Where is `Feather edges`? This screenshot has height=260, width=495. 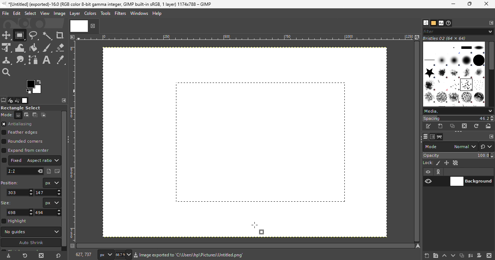 Feather edges is located at coordinates (25, 133).